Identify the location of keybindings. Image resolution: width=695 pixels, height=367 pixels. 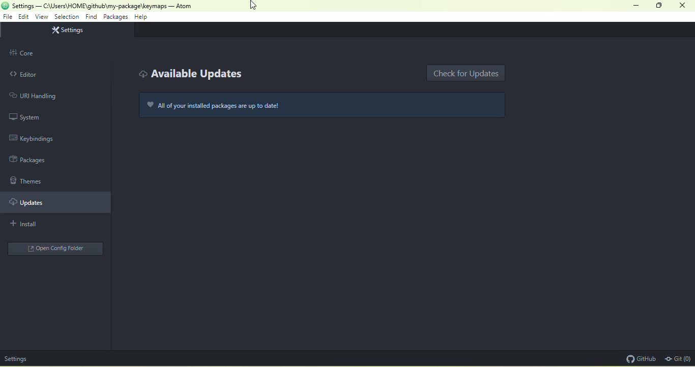
(36, 138).